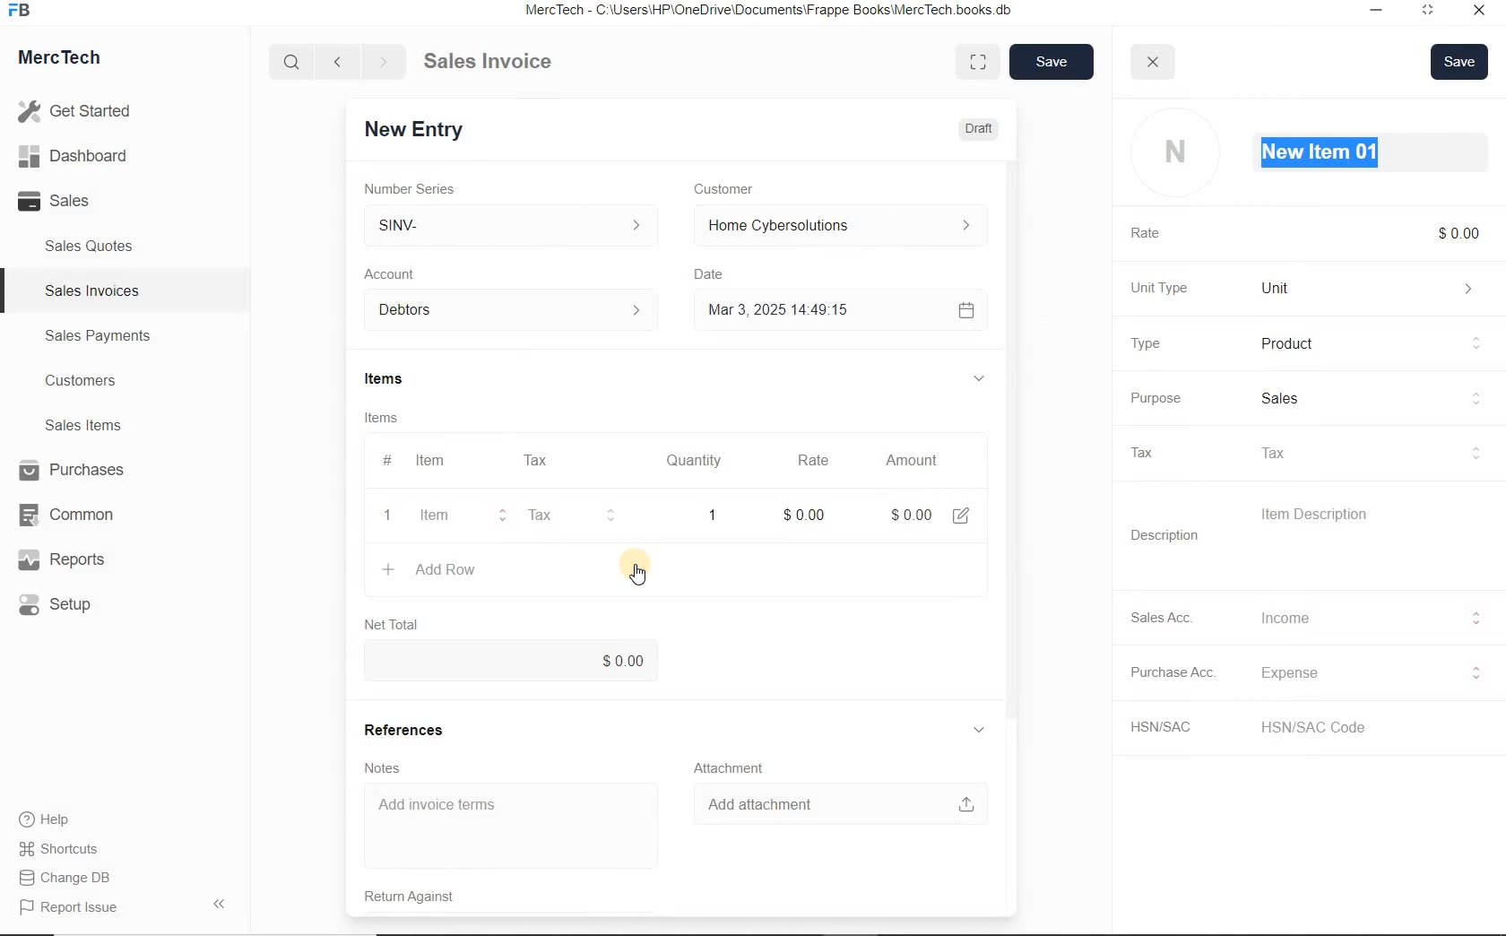 The height and width of the screenshot is (936, 1506). I want to click on Hide Sidebar, so click(218, 903).